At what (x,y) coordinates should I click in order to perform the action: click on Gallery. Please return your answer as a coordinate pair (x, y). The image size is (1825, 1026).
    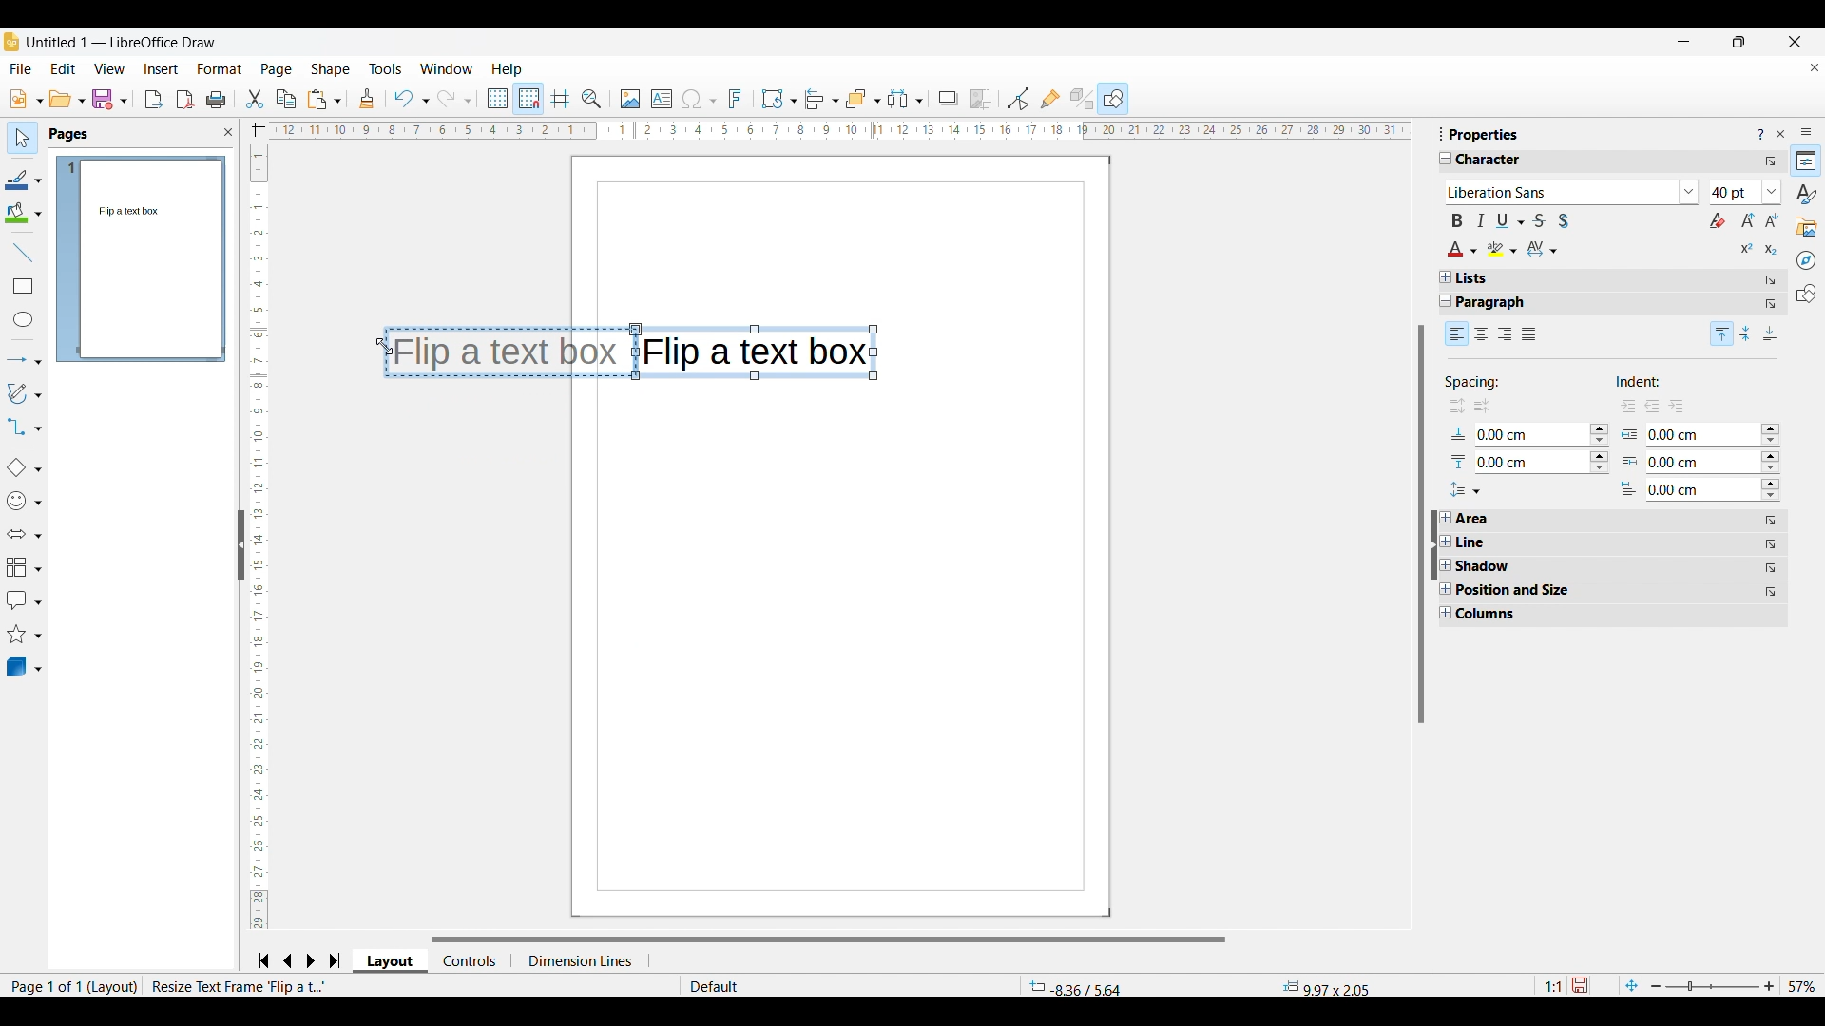
    Looking at the image, I should click on (1807, 228).